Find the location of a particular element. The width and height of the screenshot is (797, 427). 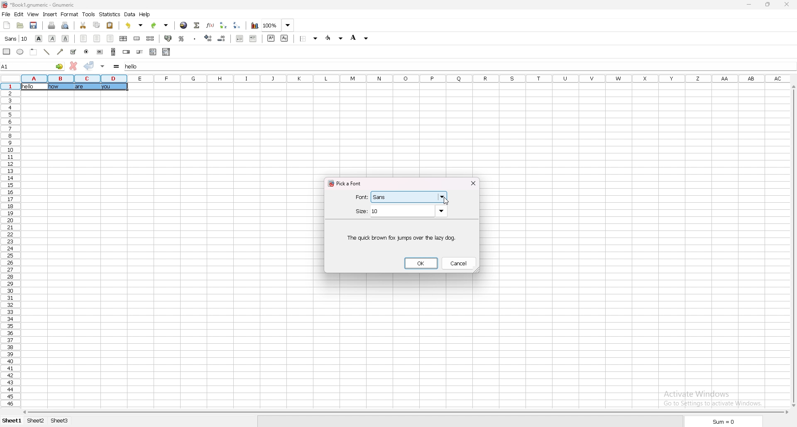

selected cell is located at coordinates (34, 87).